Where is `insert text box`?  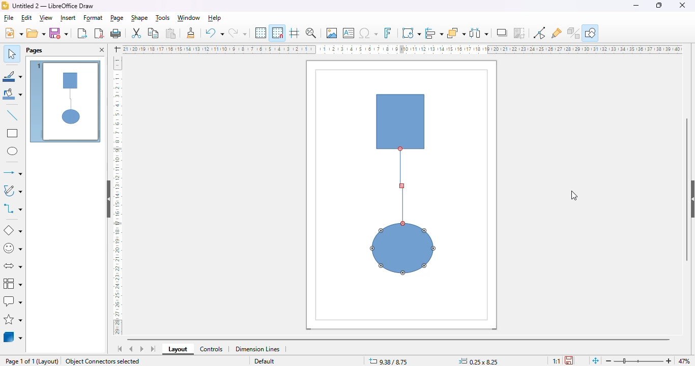
insert text box is located at coordinates (349, 33).